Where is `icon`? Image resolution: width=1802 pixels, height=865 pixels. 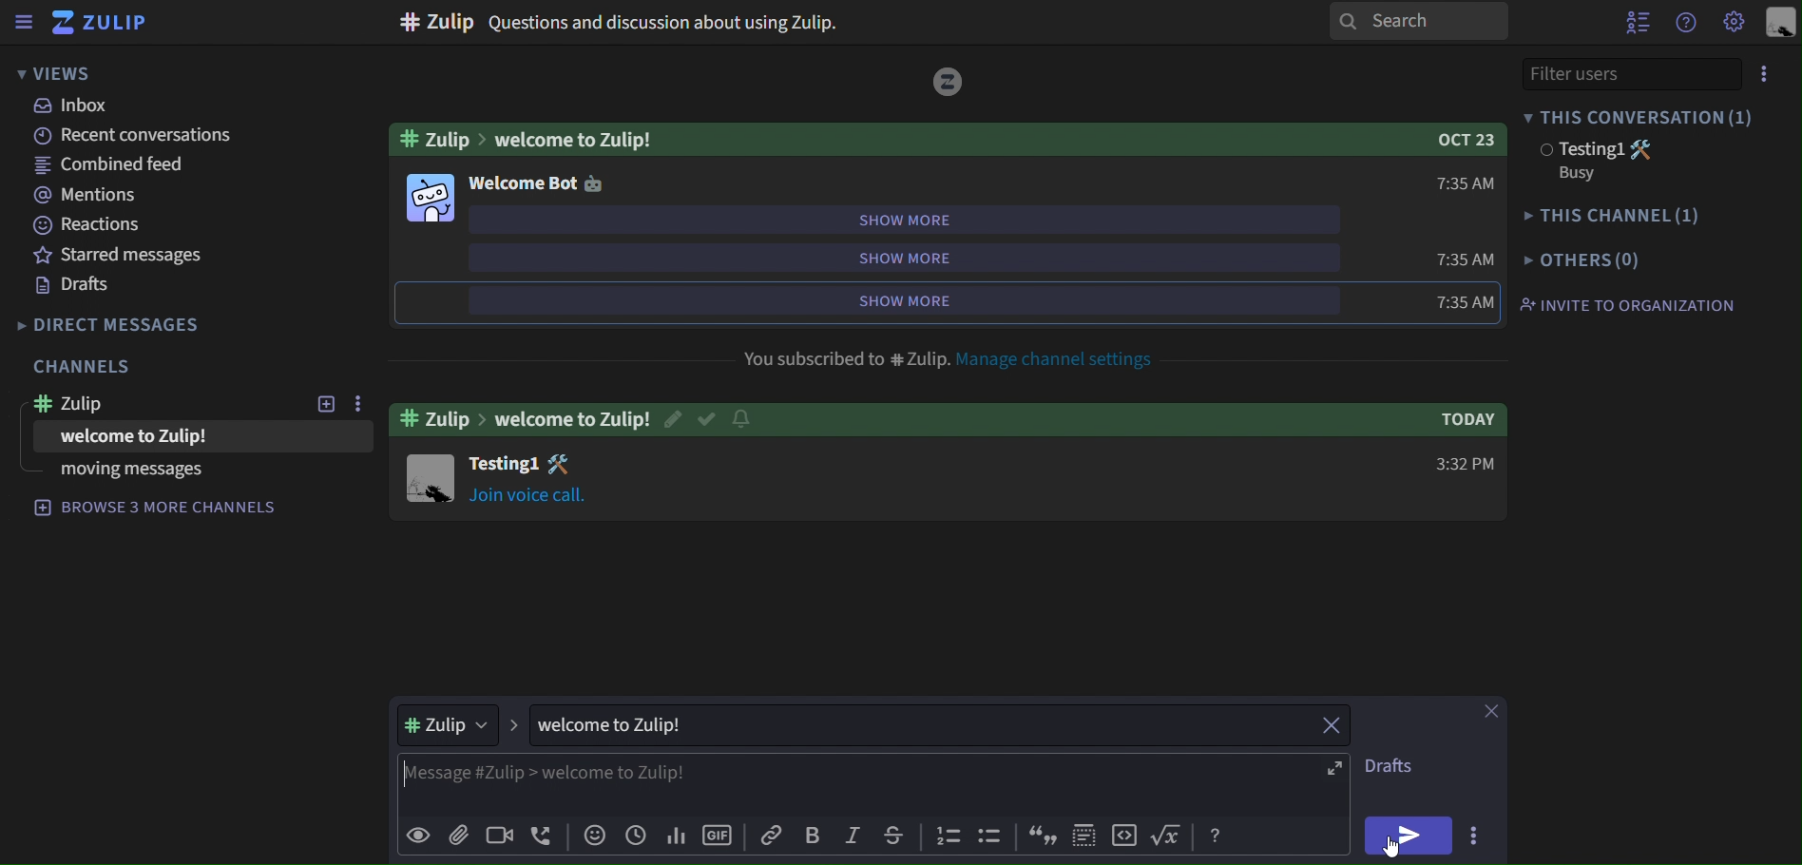 icon is located at coordinates (1039, 836).